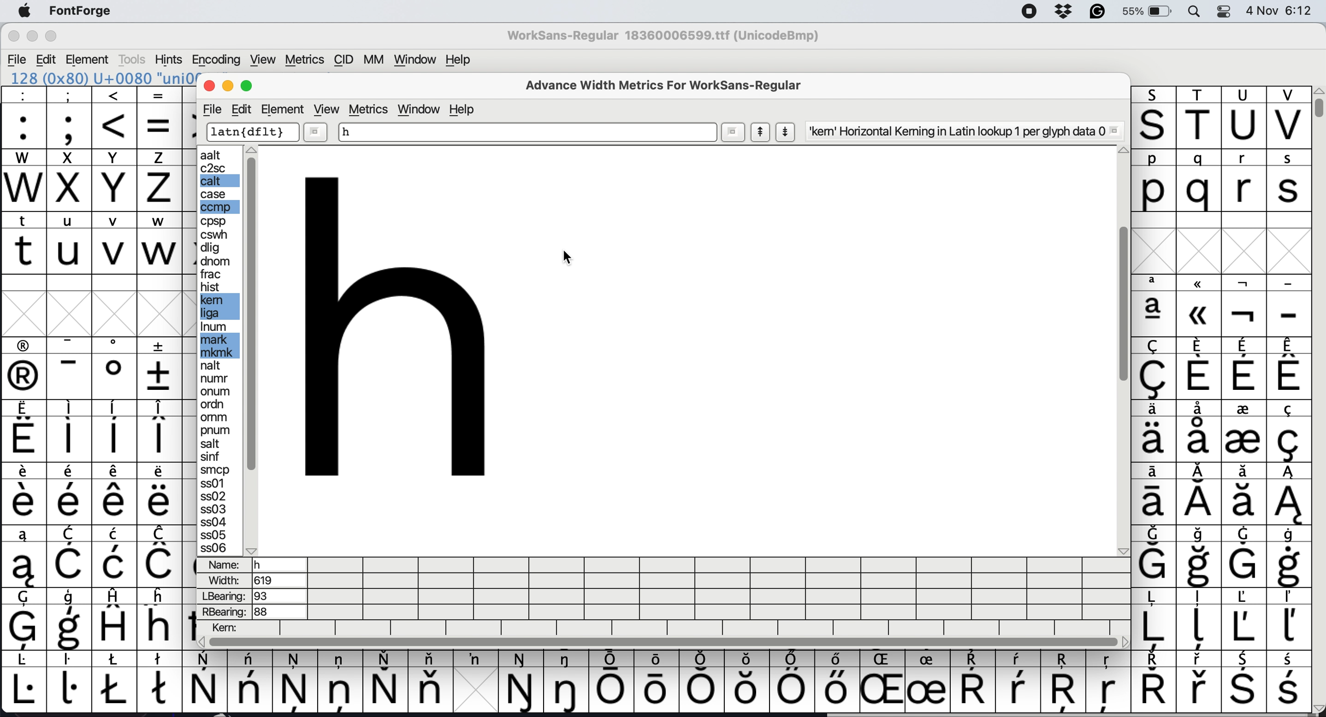 This screenshot has height=717, width=1326. I want to click on 'kem' Horizontal Keming in Latin lookup 1 per glyph data 0, so click(956, 132).